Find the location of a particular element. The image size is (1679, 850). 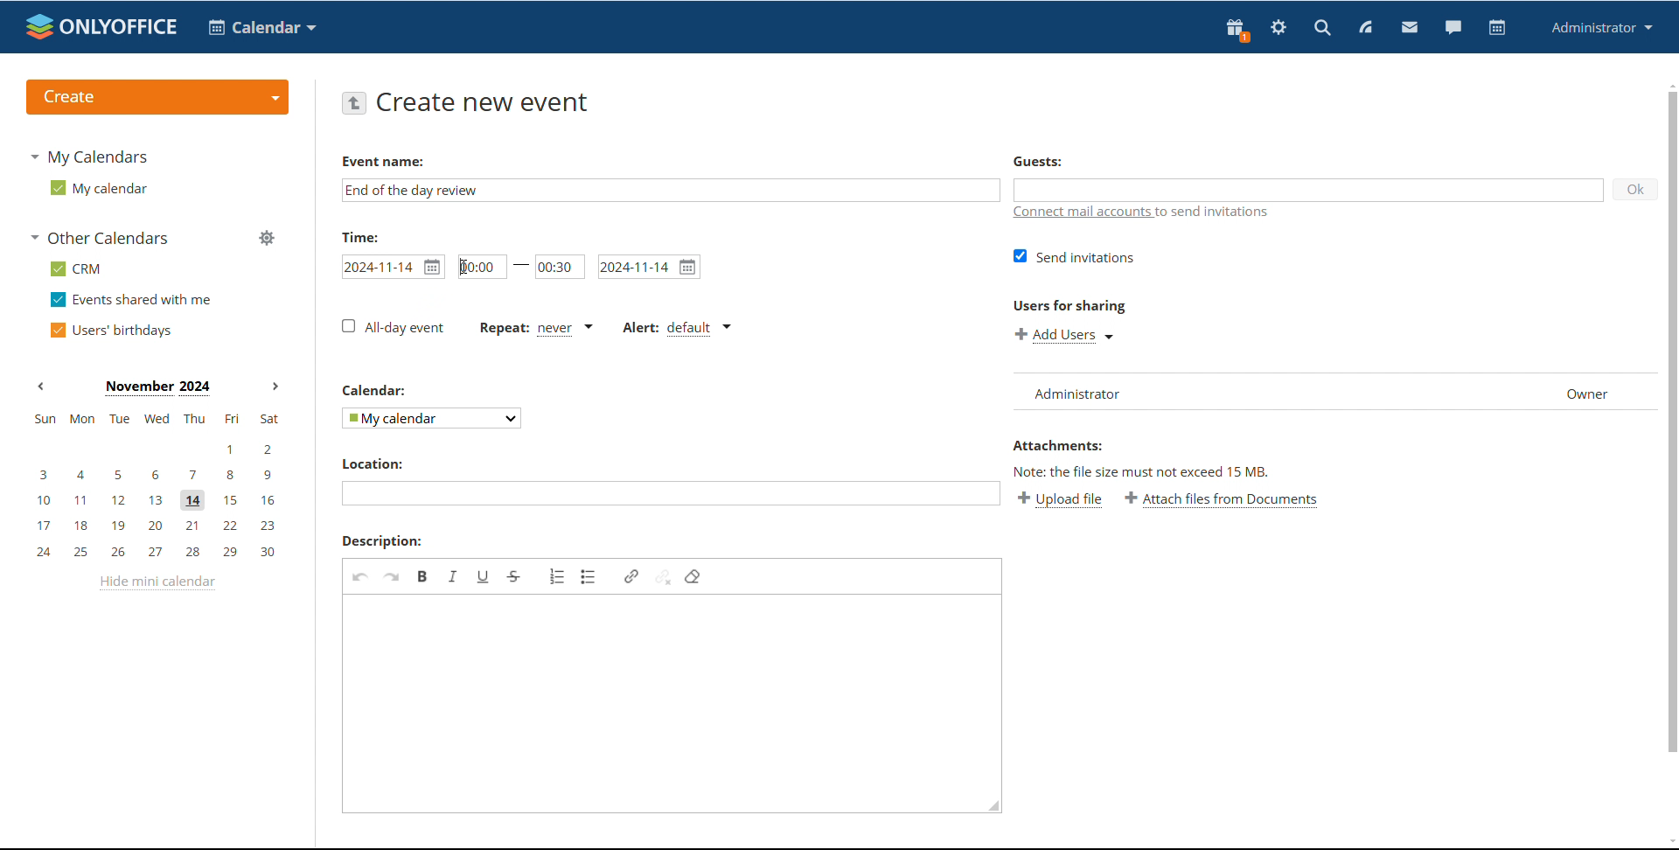

list of users is located at coordinates (1334, 392).